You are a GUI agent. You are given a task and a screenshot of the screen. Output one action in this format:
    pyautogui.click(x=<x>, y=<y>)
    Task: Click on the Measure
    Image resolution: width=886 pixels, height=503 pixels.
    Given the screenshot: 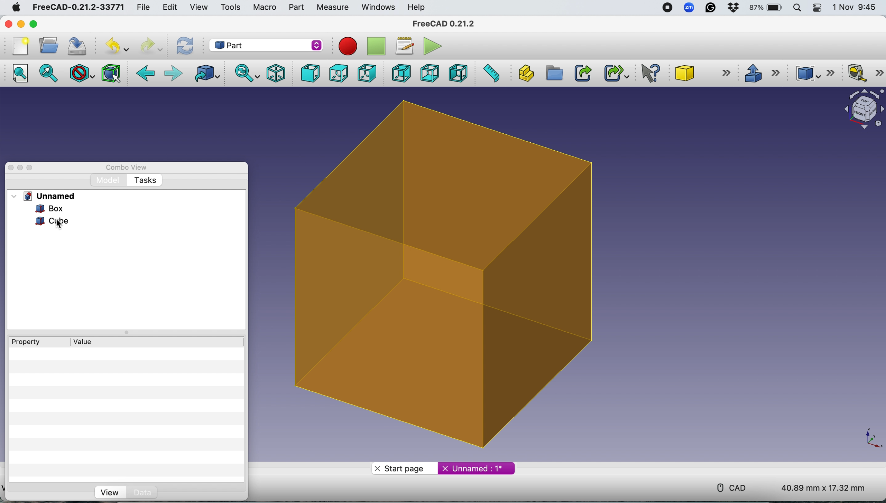 What is the action you would take?
    pyautogui.click(x=334, y=8)
    